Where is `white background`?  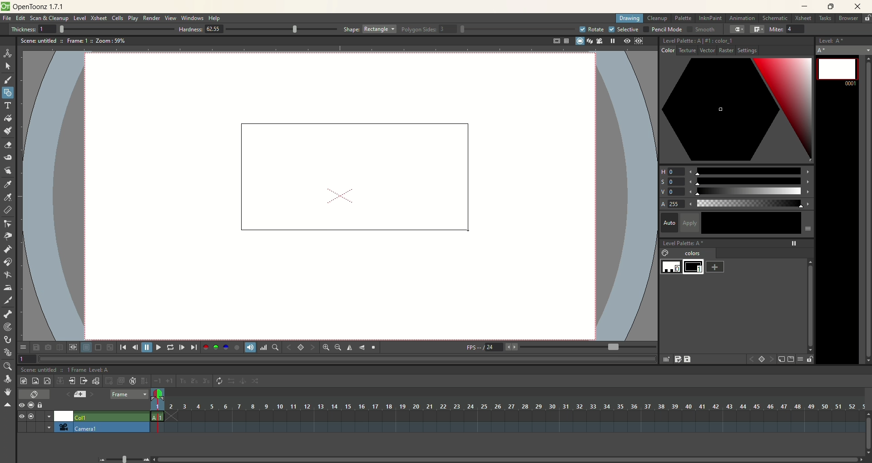 white background is located at coordinates (86, 348).